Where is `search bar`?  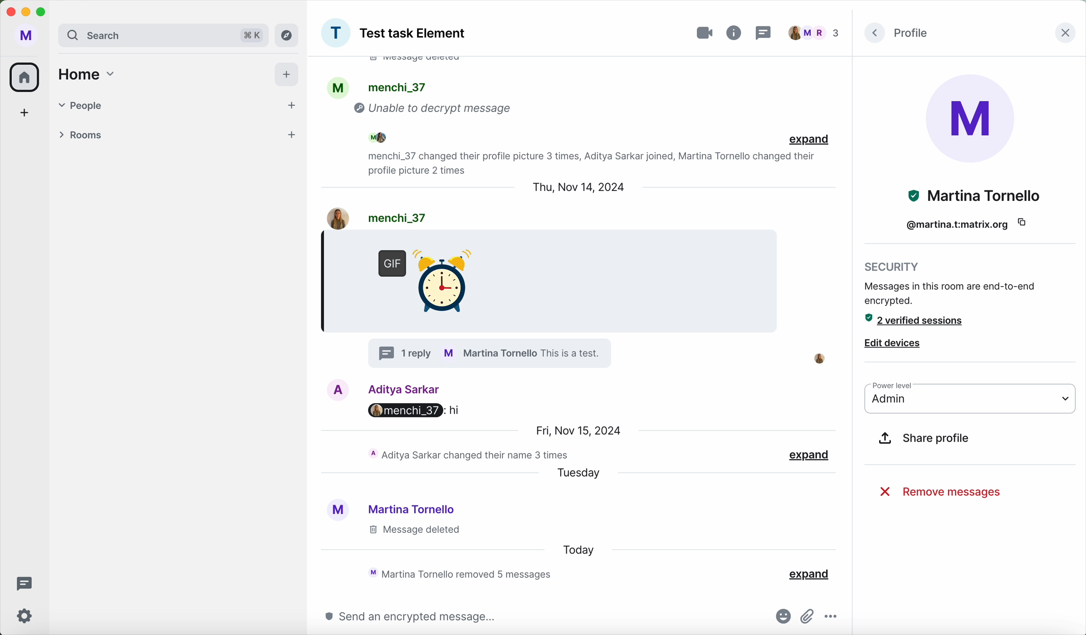 search bar is located at coordinates (136, 35).